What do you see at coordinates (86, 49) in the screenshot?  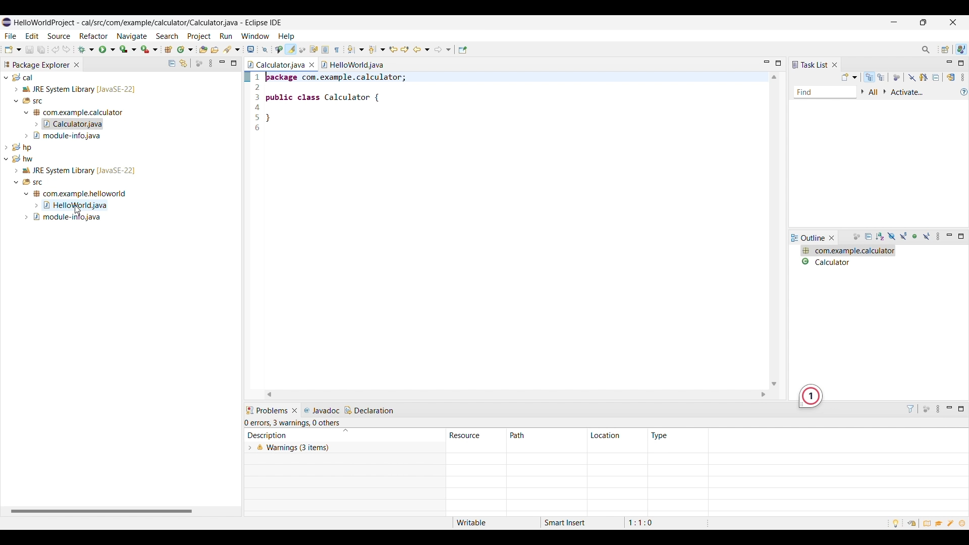 I see `Debug options` at bounding box center [86, 49].